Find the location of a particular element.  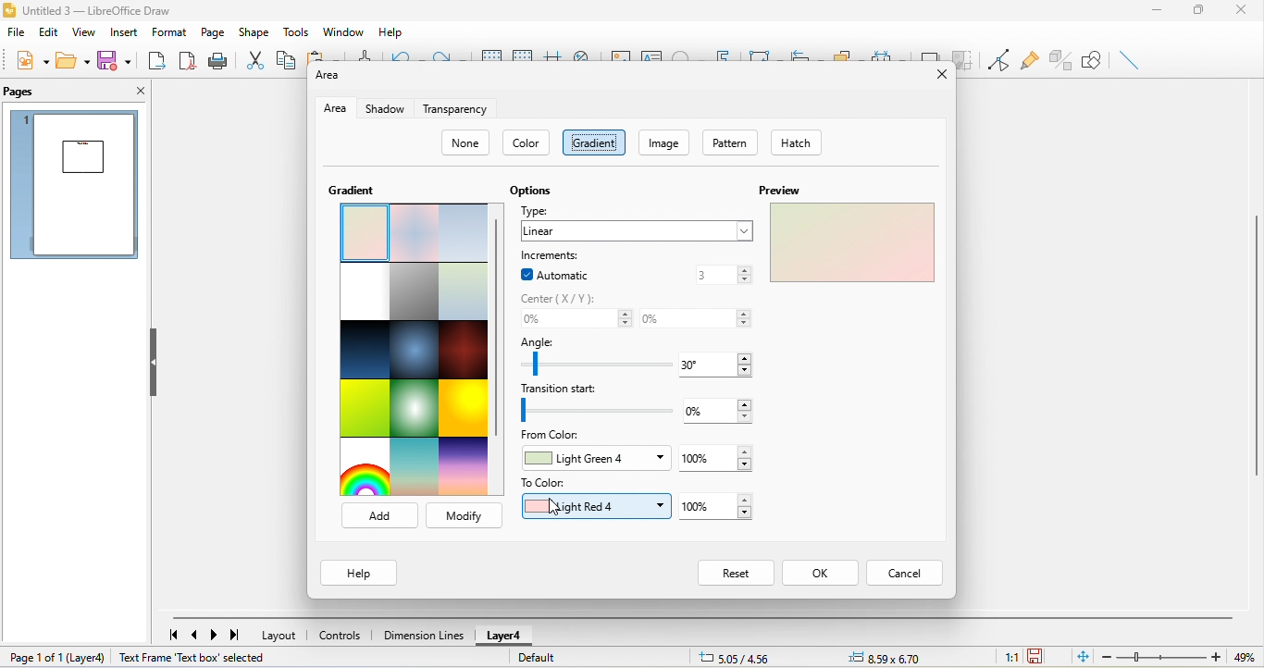

midnight is located at coordinates (364, 353).